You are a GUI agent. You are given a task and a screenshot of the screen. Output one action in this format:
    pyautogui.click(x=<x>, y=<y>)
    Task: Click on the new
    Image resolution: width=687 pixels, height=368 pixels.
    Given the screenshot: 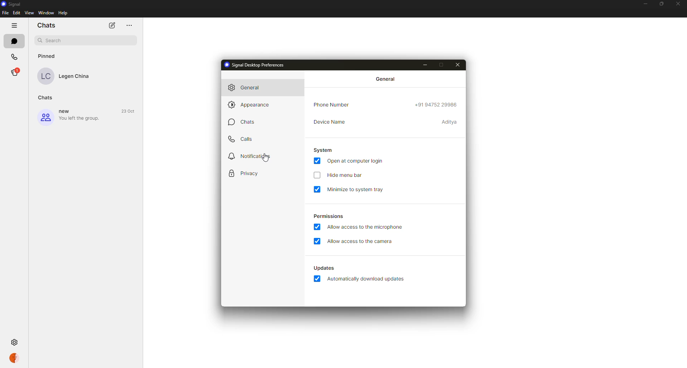 What is the action you would take?
    pyautogui.click(x=64, y=111)
    